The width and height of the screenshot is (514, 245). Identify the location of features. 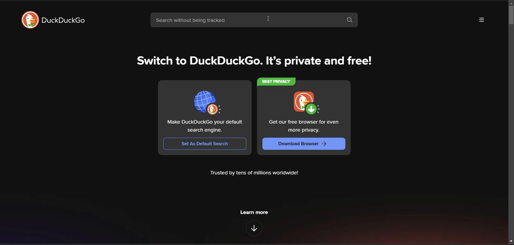
(253, 229).